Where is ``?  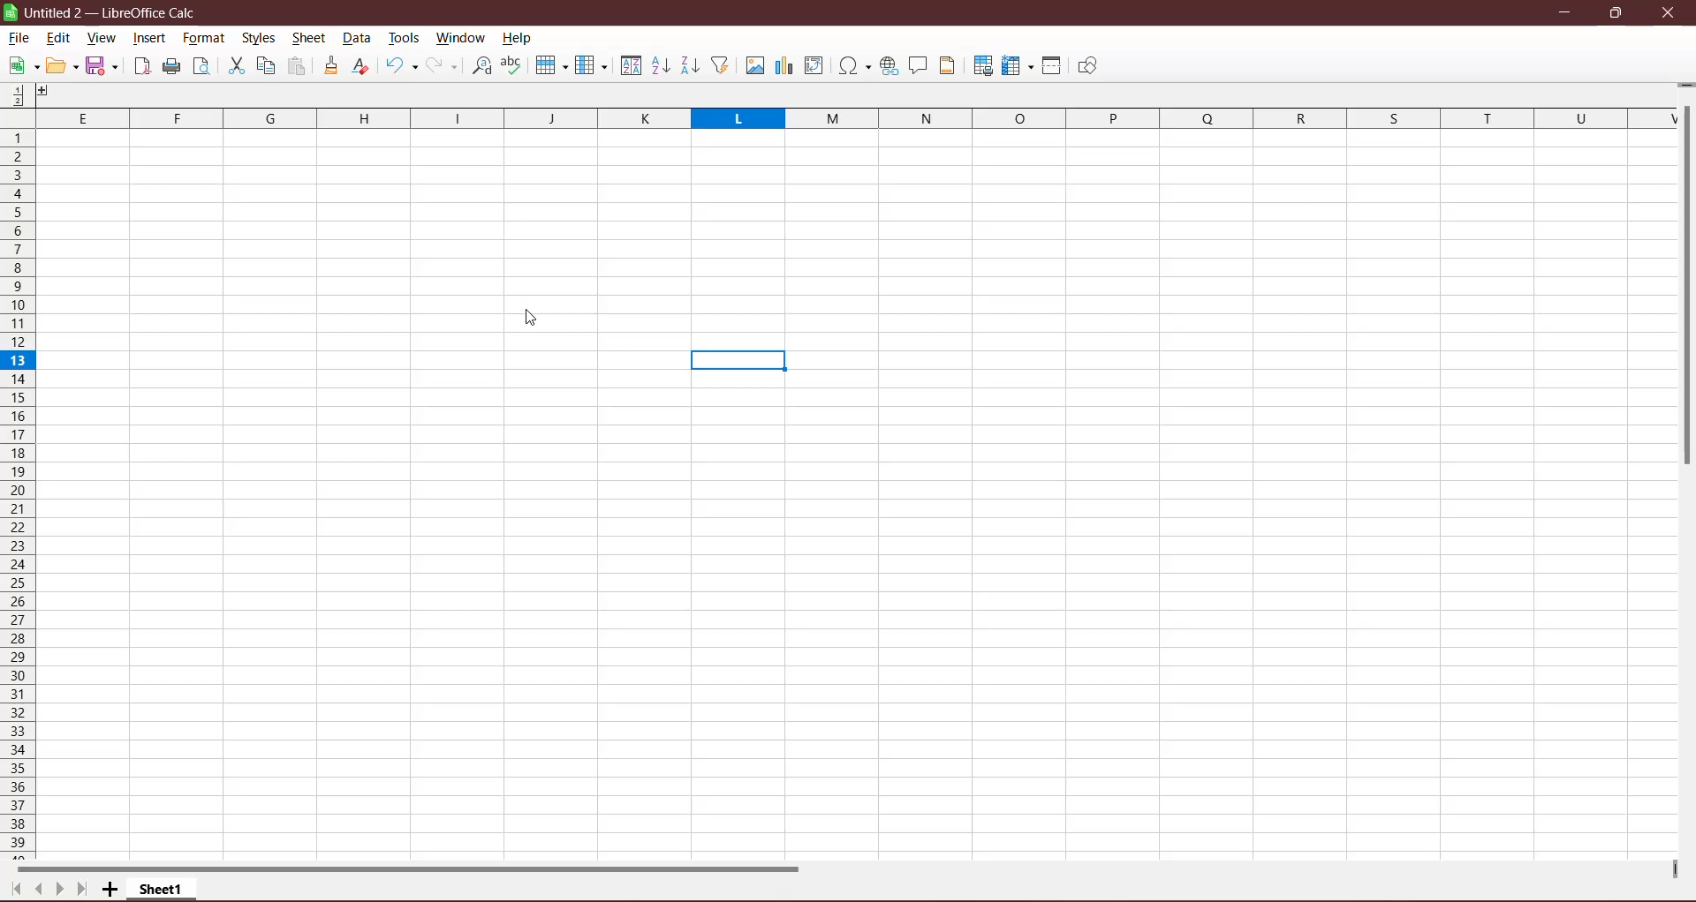  is located at coordinates (50, 93).